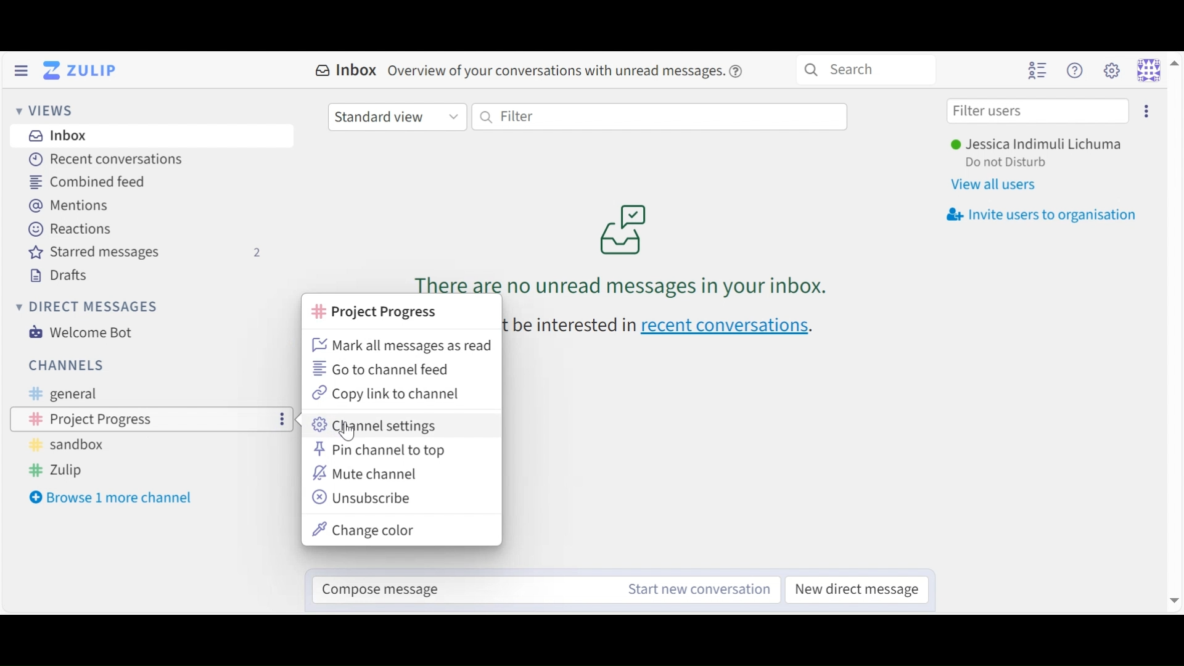  Describe the element at coordinates (371, 473) in the screenshot. I see `Mute channel` at that location.